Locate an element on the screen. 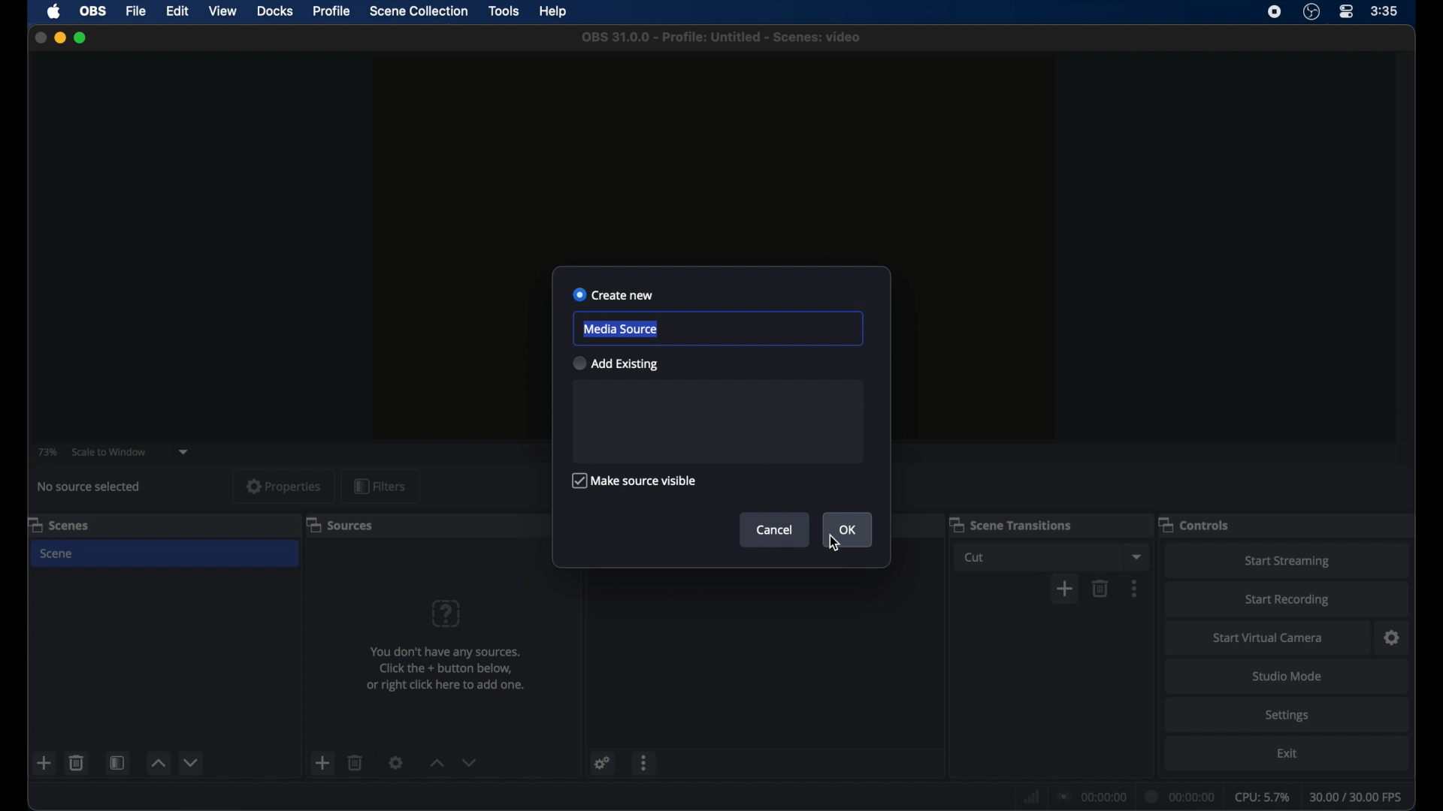 This screenshot has width=1443, height=811. dropdown is located at coordinates (183, 452).